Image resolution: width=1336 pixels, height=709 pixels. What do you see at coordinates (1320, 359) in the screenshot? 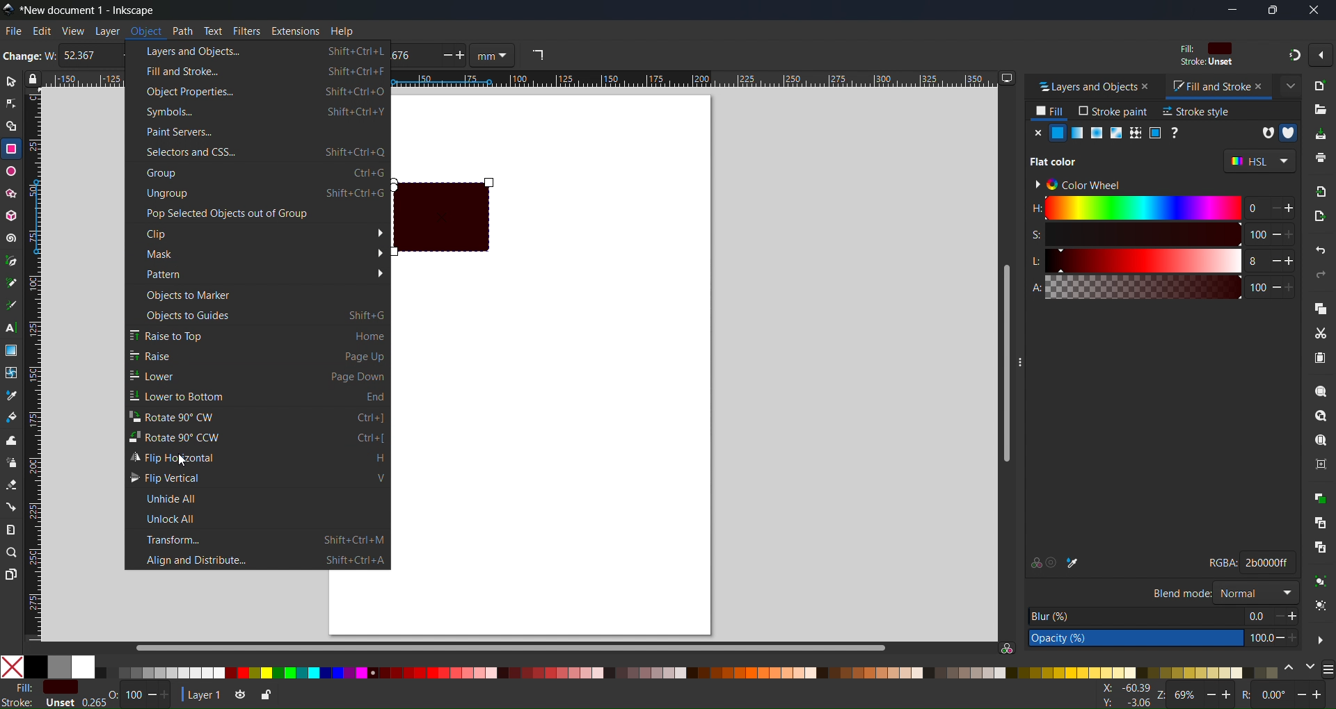
I see `Paste` at bounding box center [1320, 359].